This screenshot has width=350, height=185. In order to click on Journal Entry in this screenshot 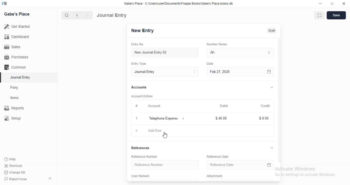, I will do `click(113, 15)`.